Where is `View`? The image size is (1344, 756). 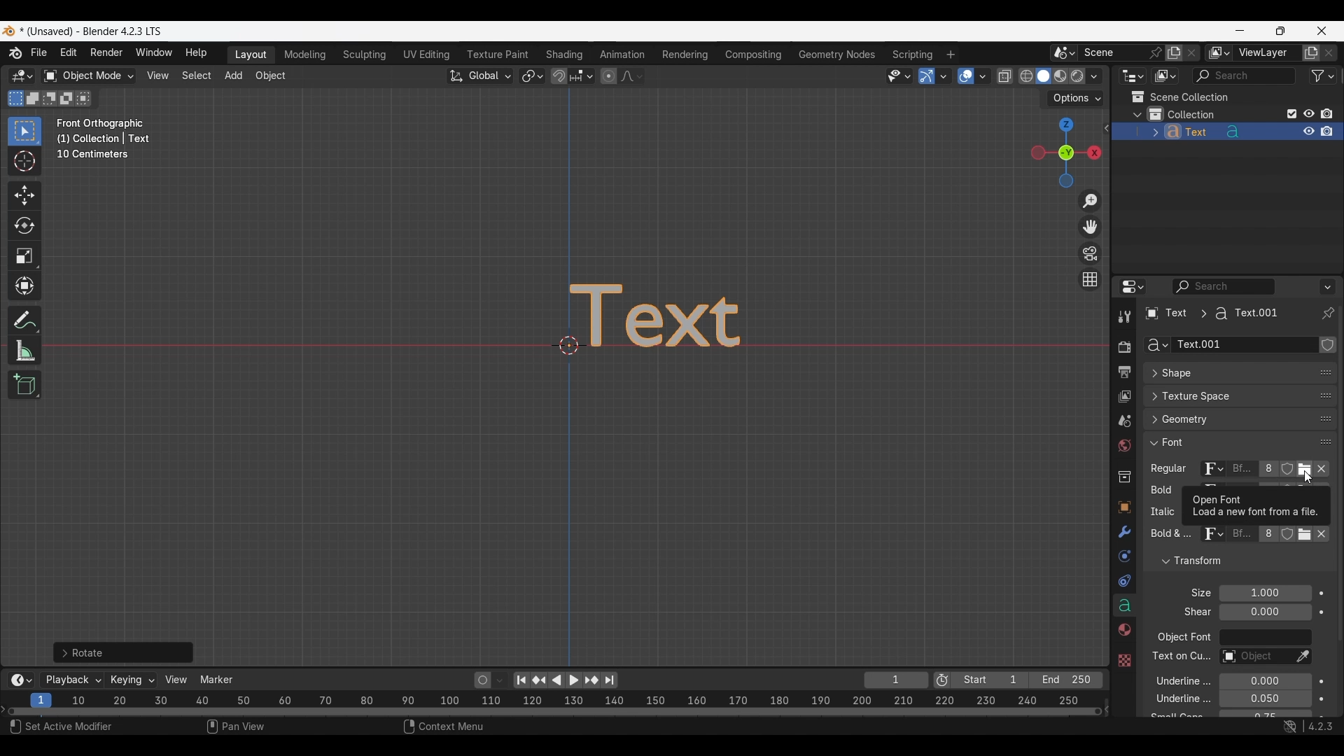
View is located at coordinates (176, 680).